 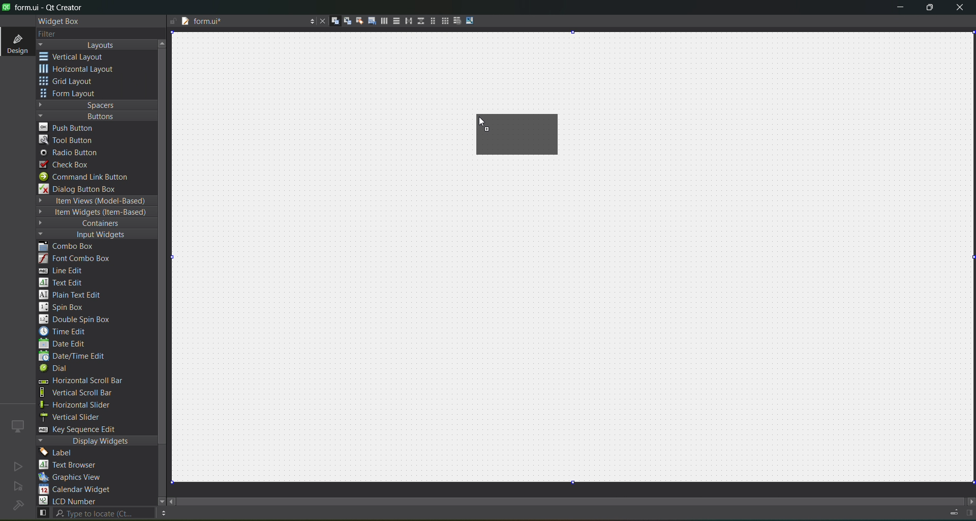 I want to click on filter, so click(x=55, y=35).